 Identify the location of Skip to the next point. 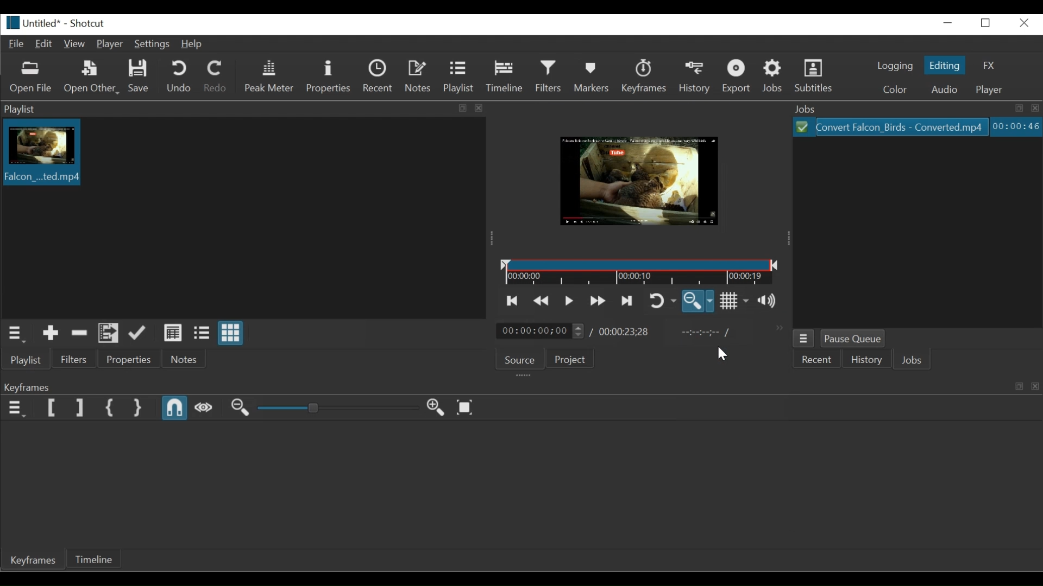
(627, 301).